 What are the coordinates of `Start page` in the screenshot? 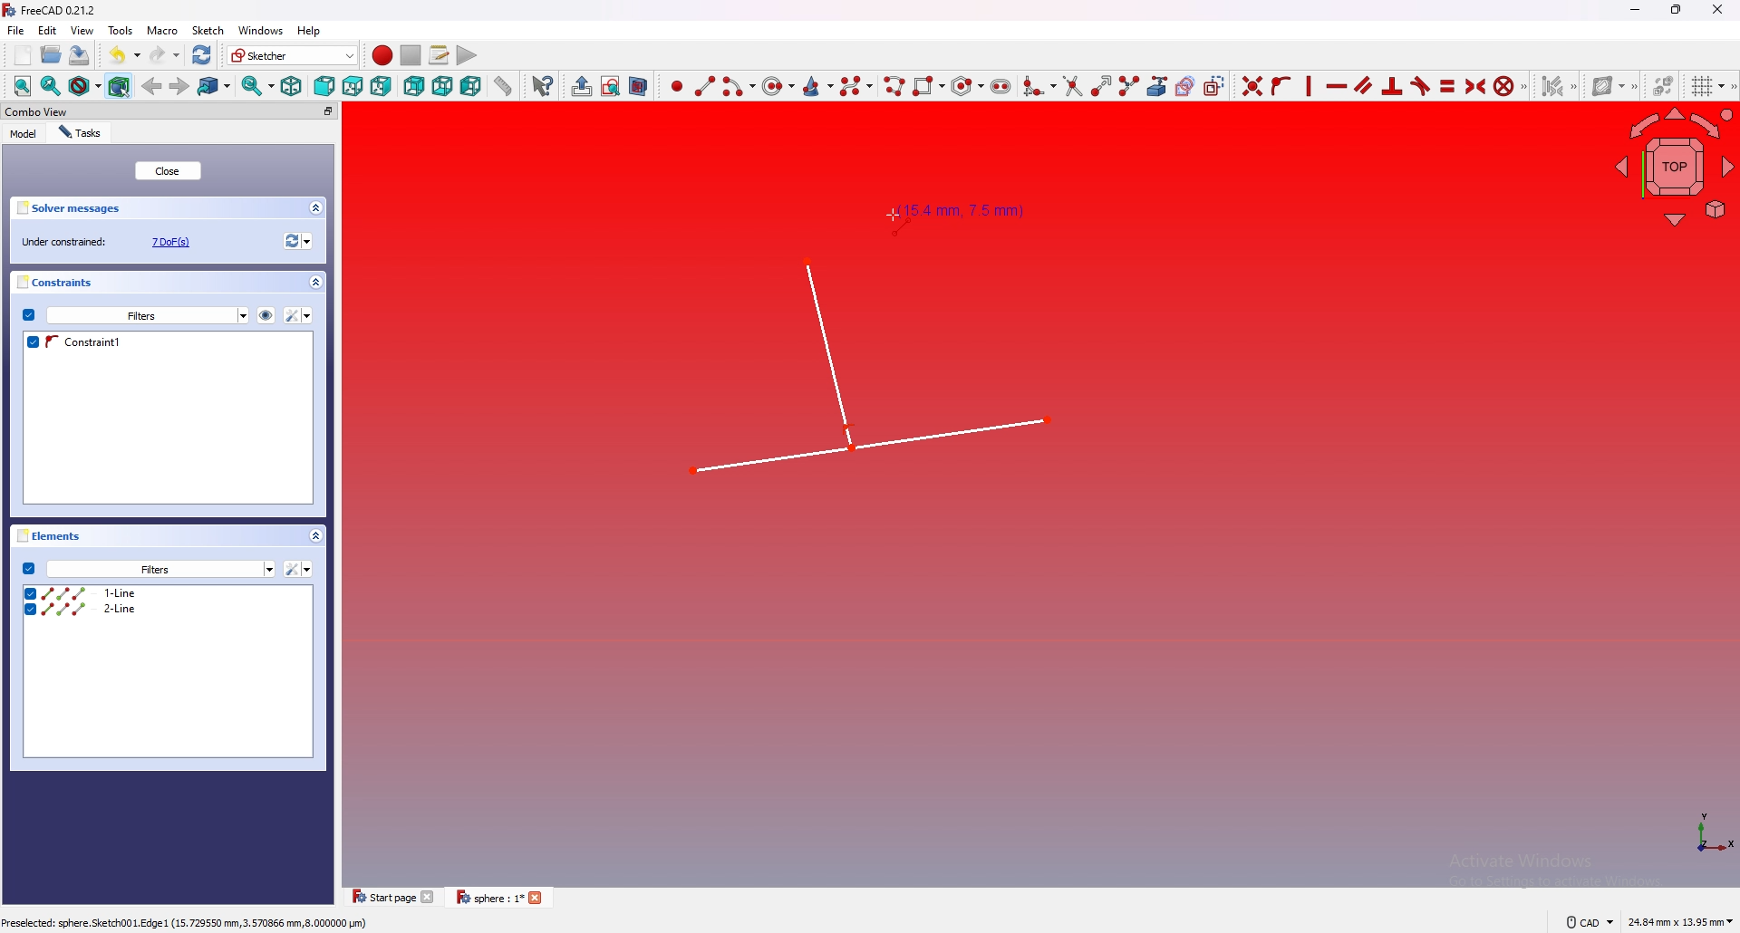 It's located at (391, 898).